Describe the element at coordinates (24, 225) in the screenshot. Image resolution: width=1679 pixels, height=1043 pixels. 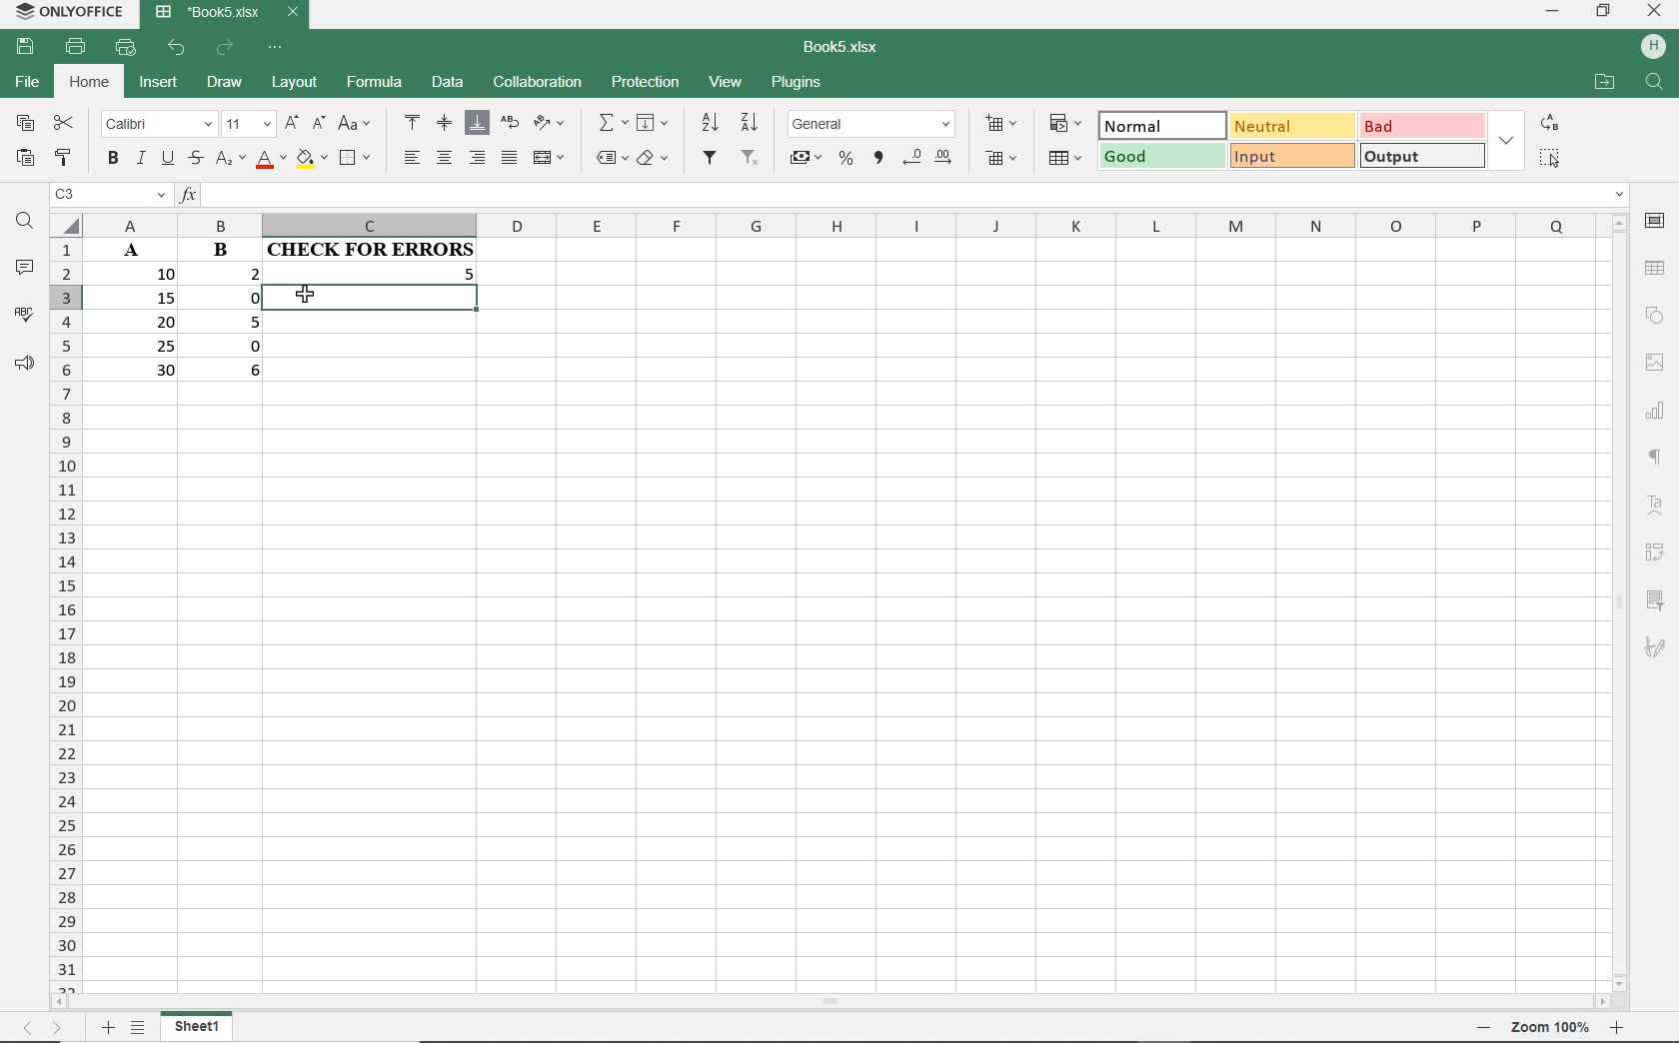
I see `FIND` at that location.